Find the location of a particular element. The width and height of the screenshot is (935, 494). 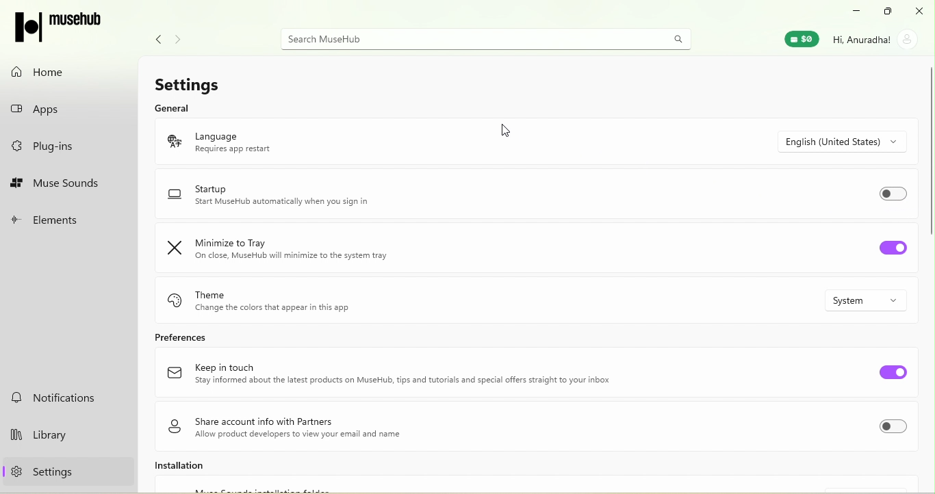

Prefernces is located at coordinates (207, 337).